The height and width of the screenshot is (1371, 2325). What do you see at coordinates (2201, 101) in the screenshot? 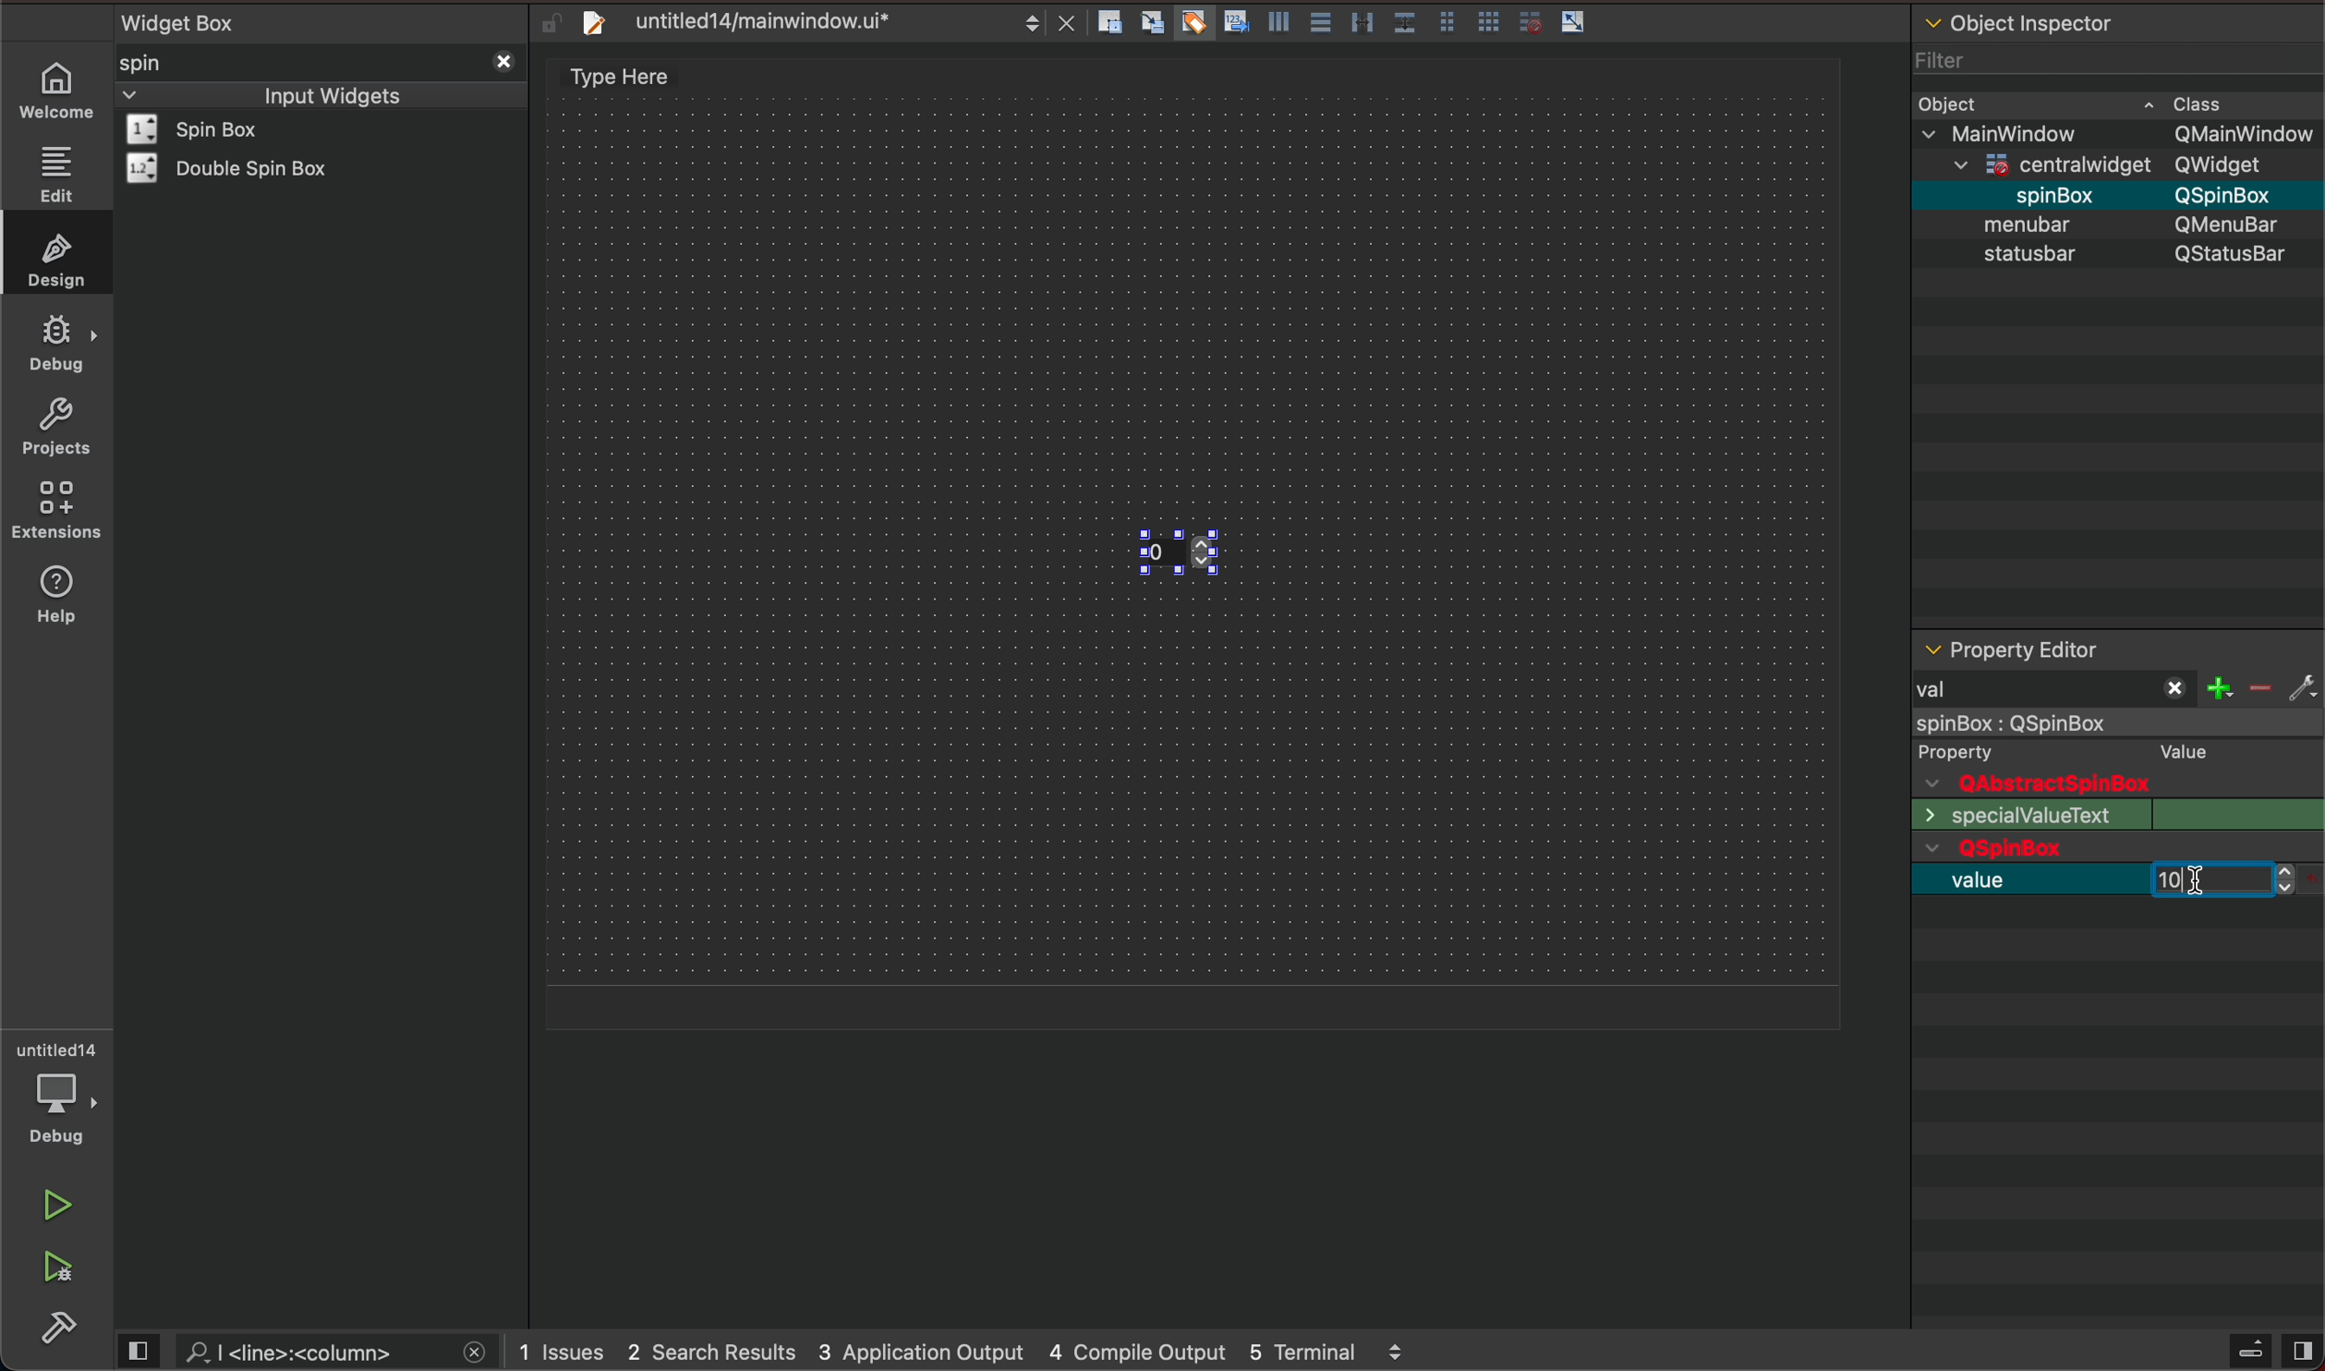
I see `class` at bounding box center [2201, 101].